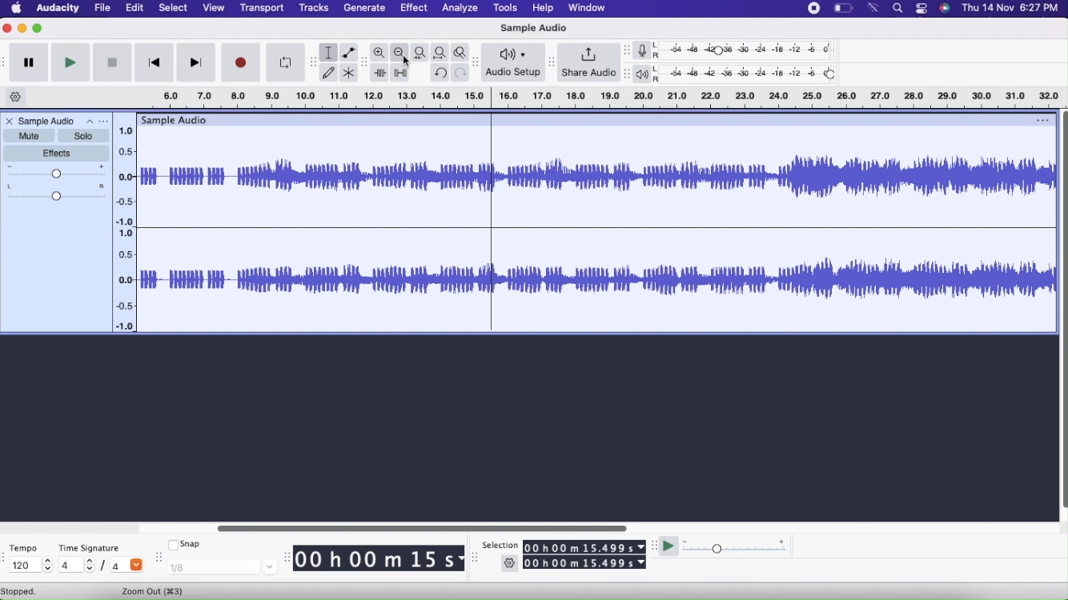 The height and width of the screenshot is (600, 1068). Describe the element at coordinates (29, 63) in the screenshot. I see `Pause` at that location.